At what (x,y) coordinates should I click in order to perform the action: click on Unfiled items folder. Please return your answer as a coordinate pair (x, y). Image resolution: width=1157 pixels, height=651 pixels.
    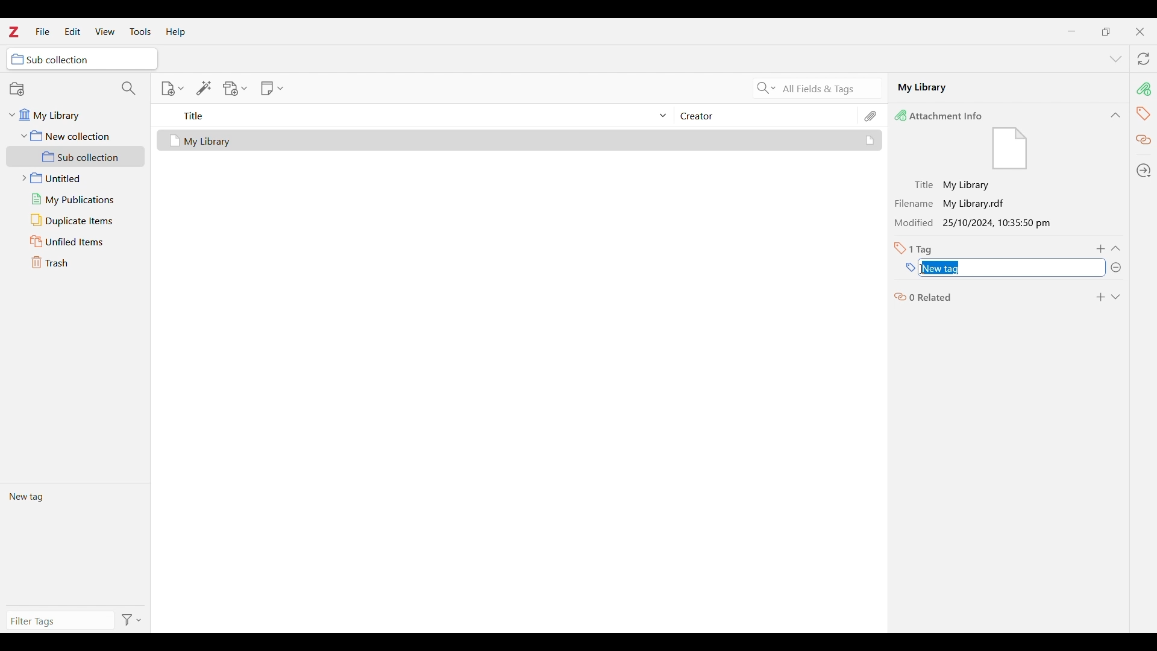
    Looking at the image, I should click on (75, 241).